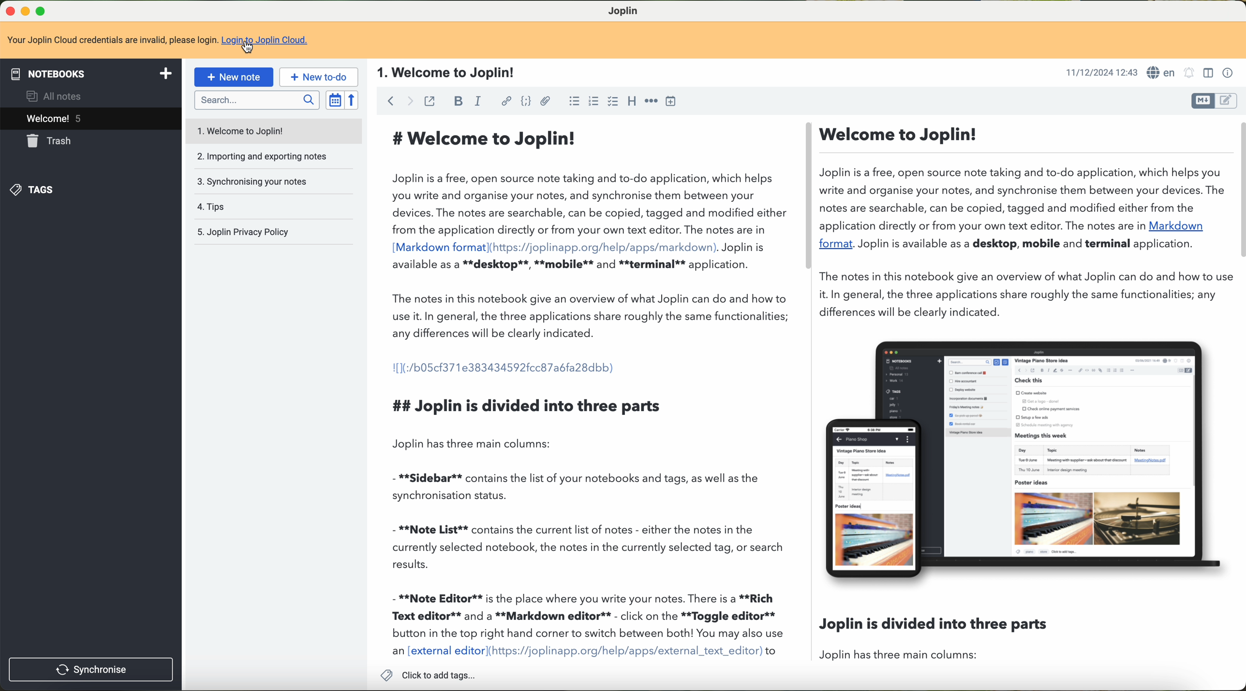 The height and width of the screenshot is (691, 1246). Describe the element at coordinates (574, 102) in the screenshot. I see `bulleted list` at that location.